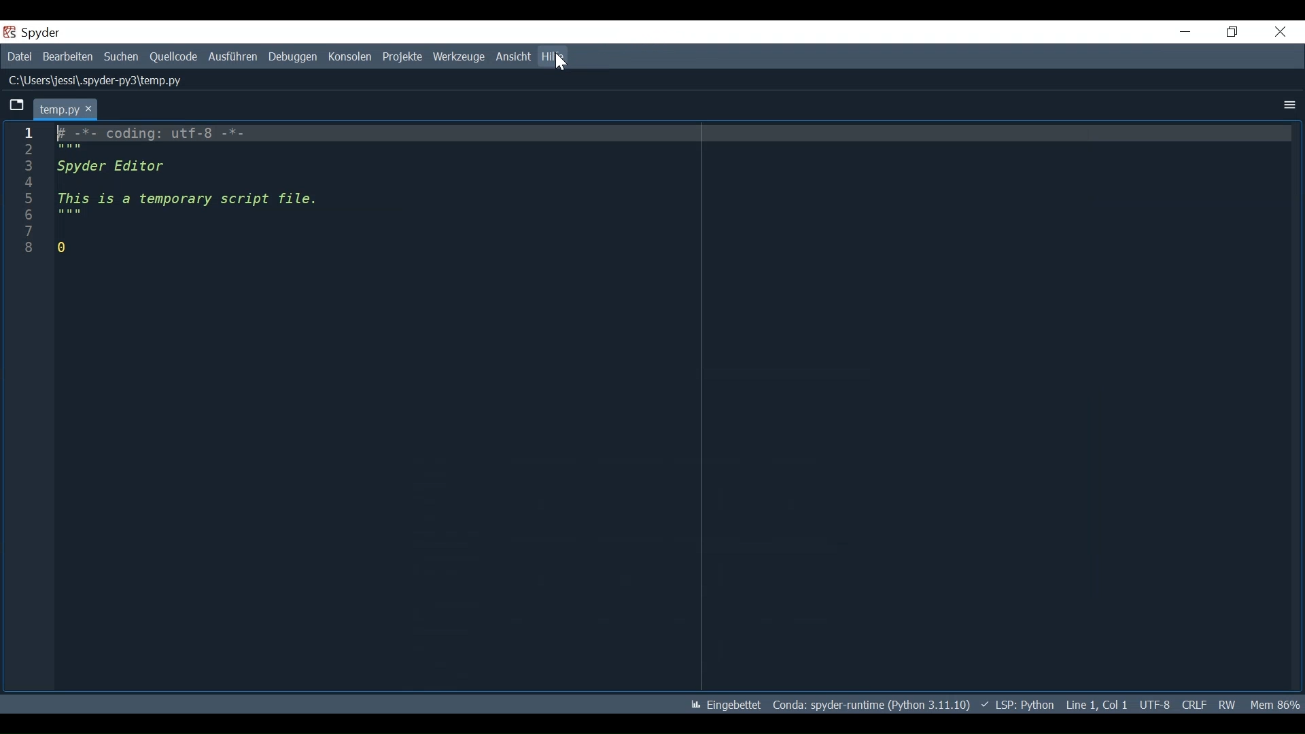 The width and height of the screenshot is (1305, 734). What do you see at coordinates (97, 80) in the screenshot?
I see `C:\Users\jess\.spyder-py3\temp.py` at bounding box center [97, 80].